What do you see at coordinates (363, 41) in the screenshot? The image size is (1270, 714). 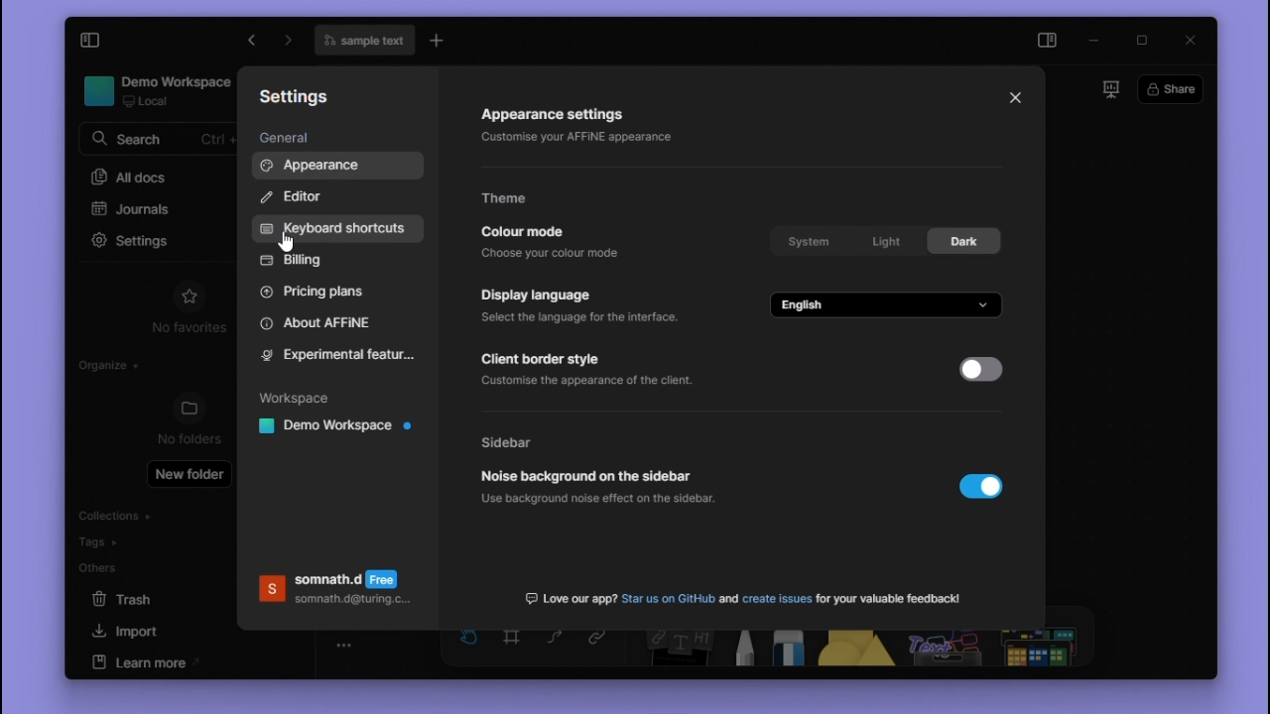 I see `filename text` at bounding box center [363, 41].